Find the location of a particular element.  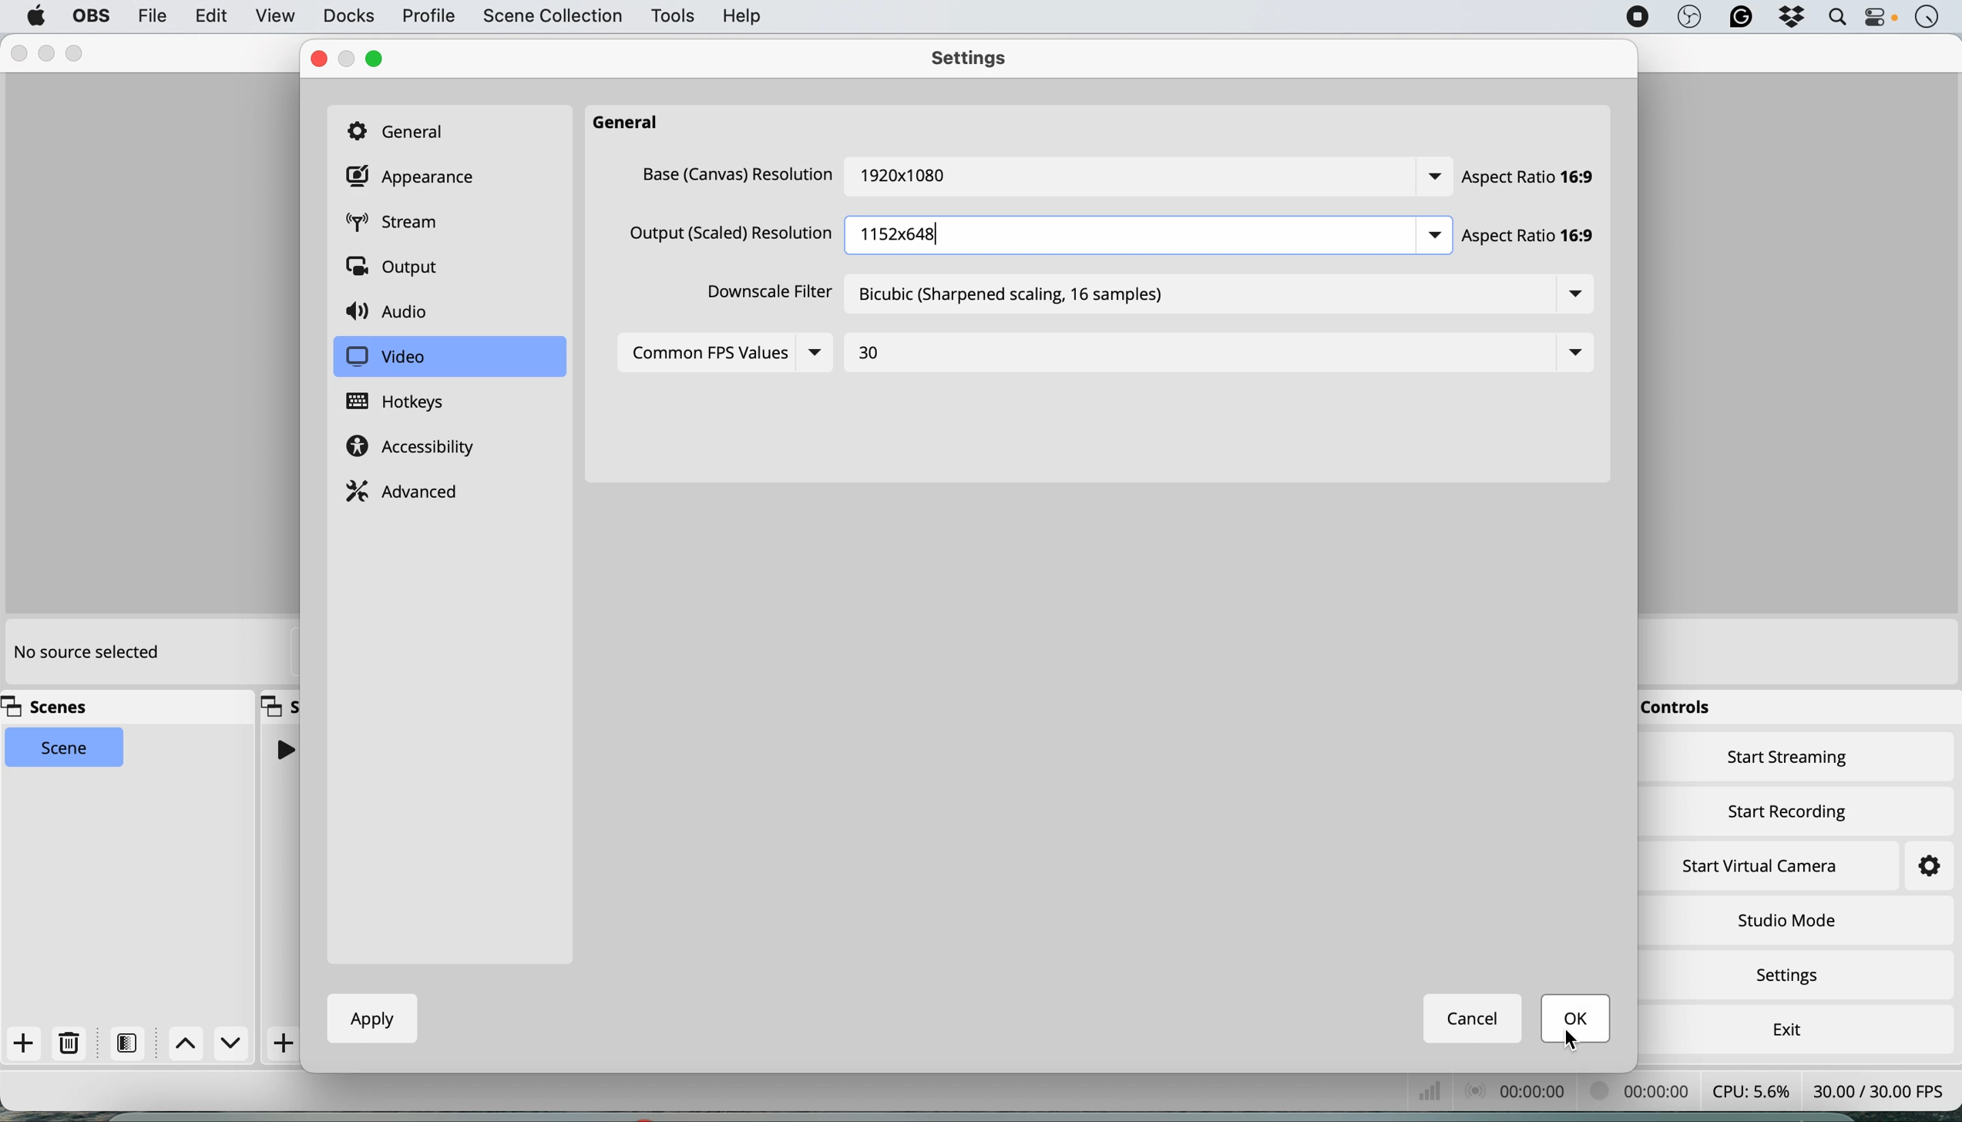

profile is located at coordinates (427, 17).